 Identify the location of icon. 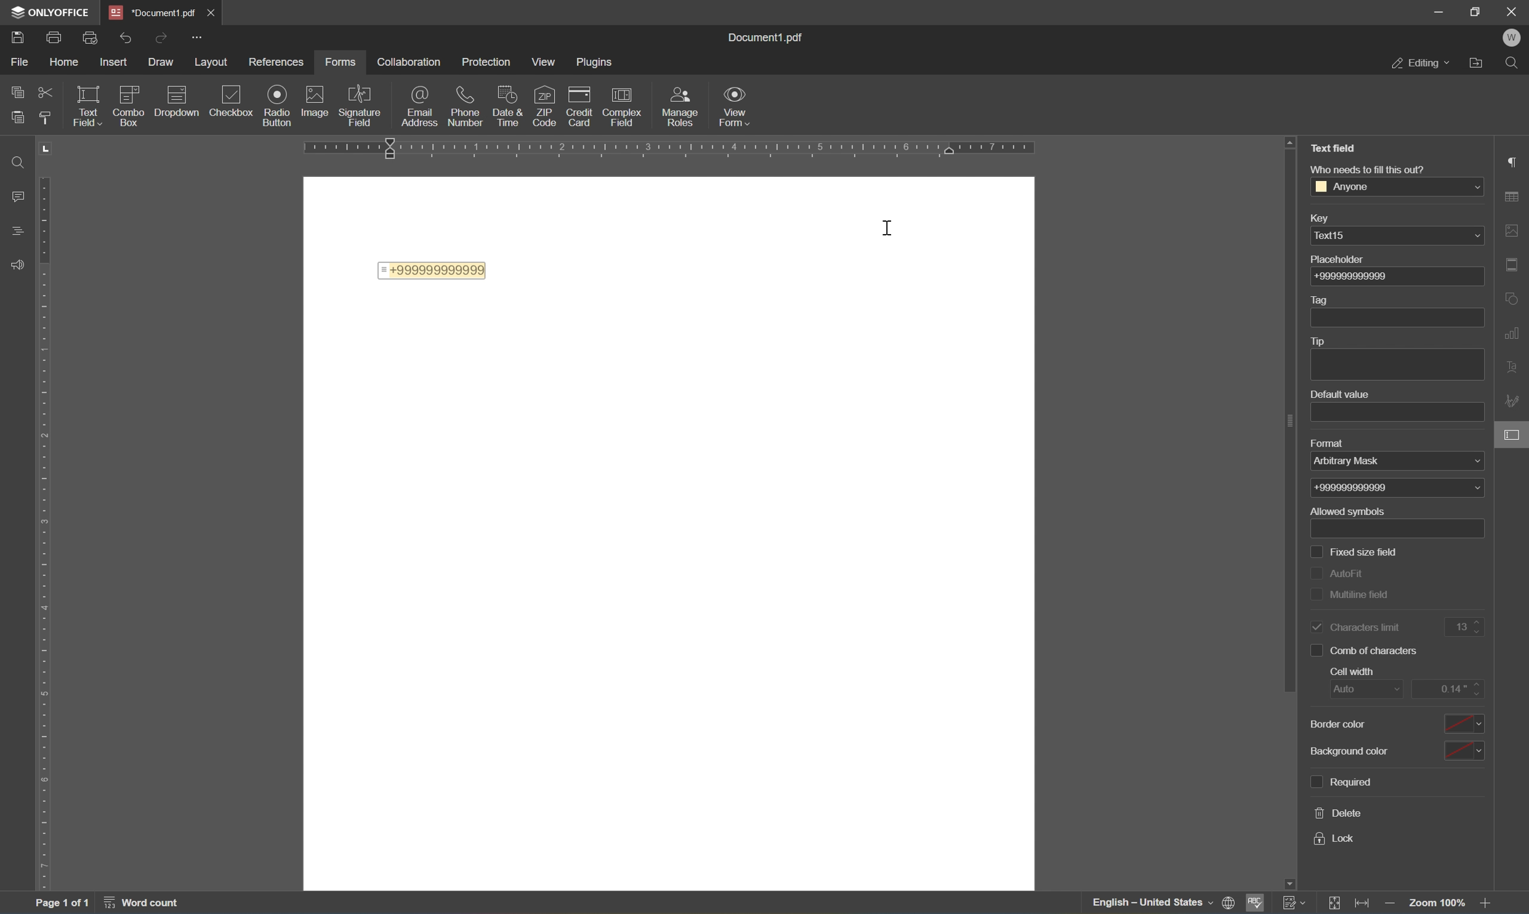
(544, 100).